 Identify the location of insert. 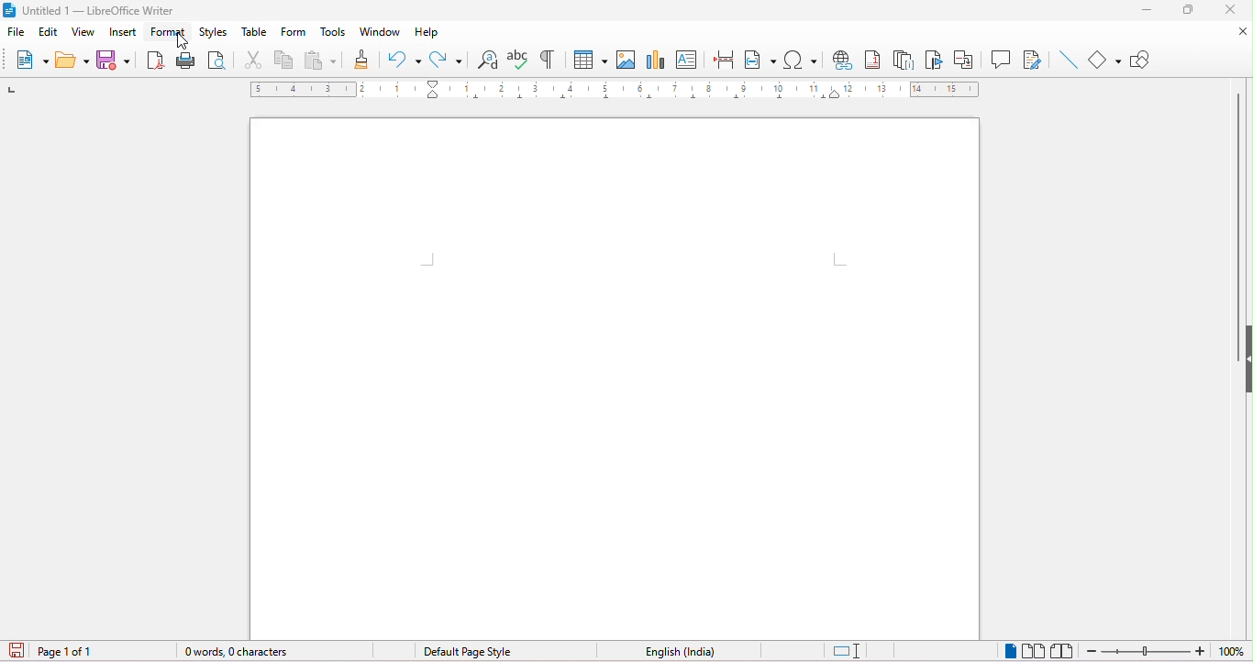
(125, 34).